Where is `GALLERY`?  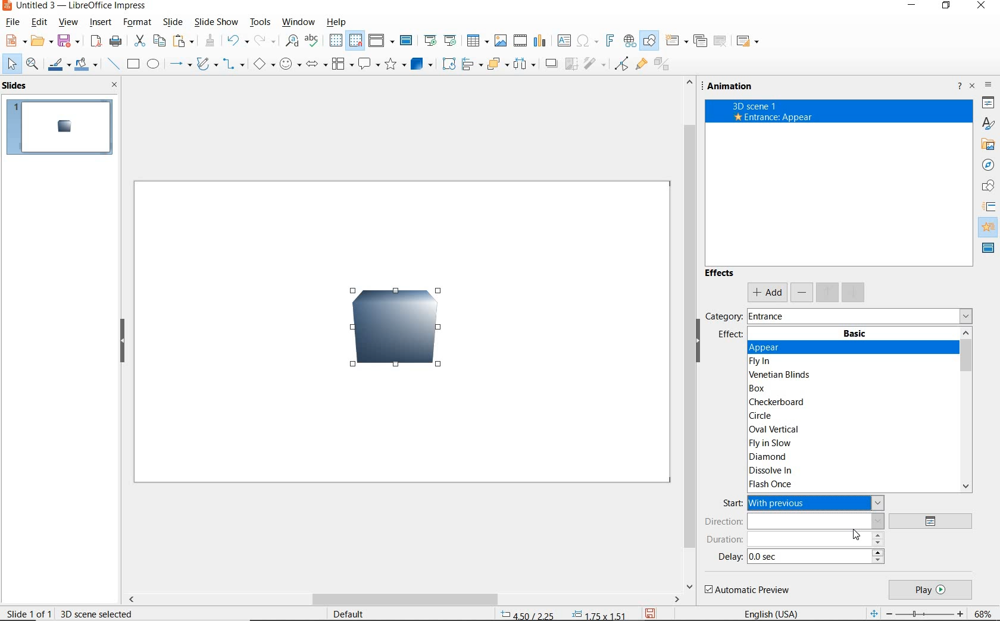 GALLERY is located at coordinates (988, 146).